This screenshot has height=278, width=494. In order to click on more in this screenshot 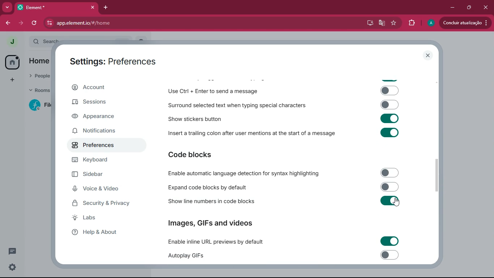, I will do `click(12, 80)`.